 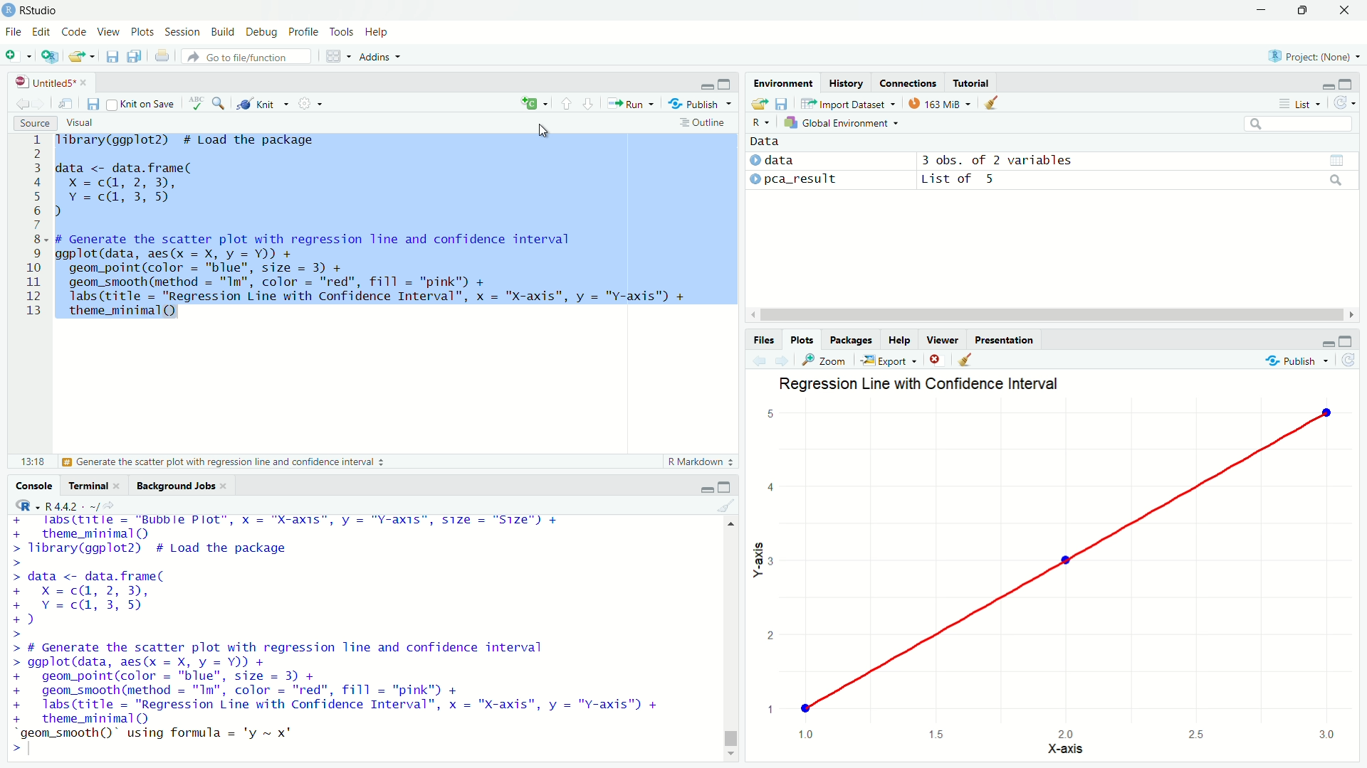 I want to click on close, so click(x=227, y=487).